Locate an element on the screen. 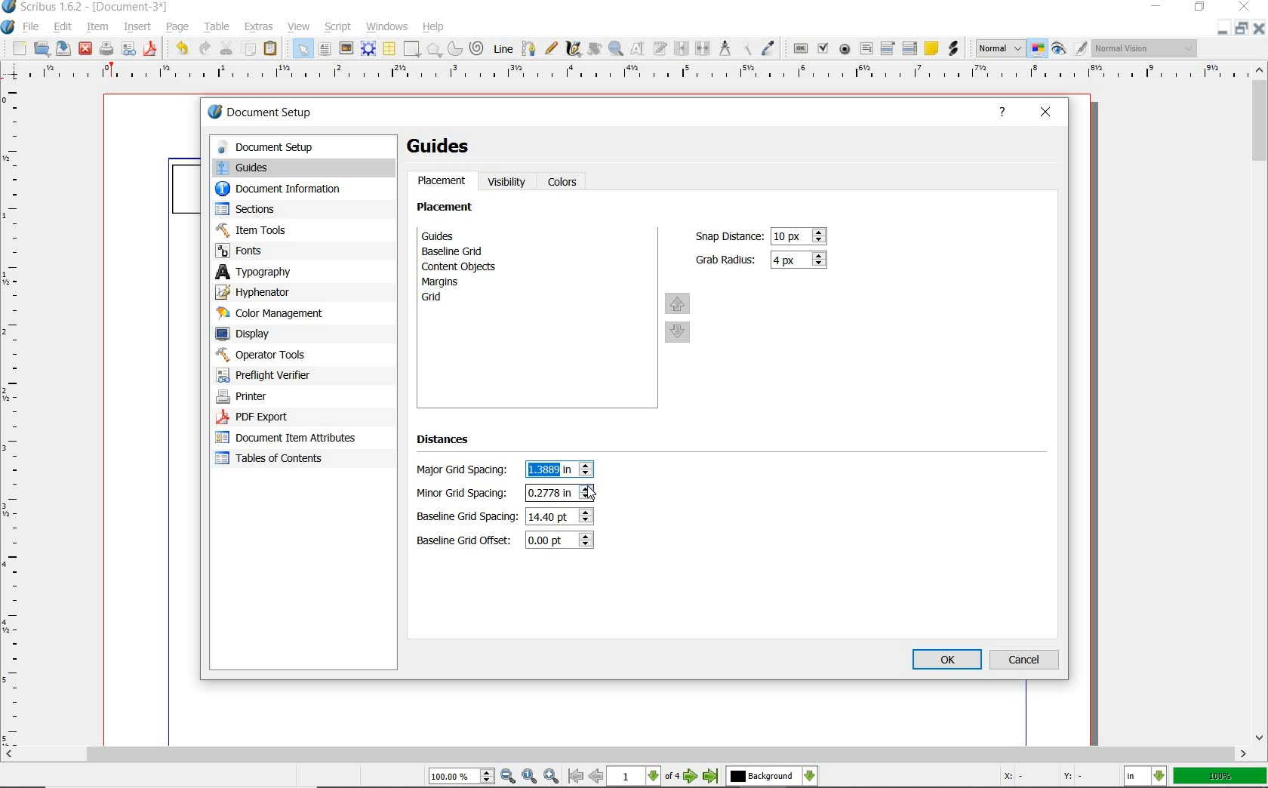 The width and height of the screenshot is (1268, 788). cut is located at coordinates (226, 48).